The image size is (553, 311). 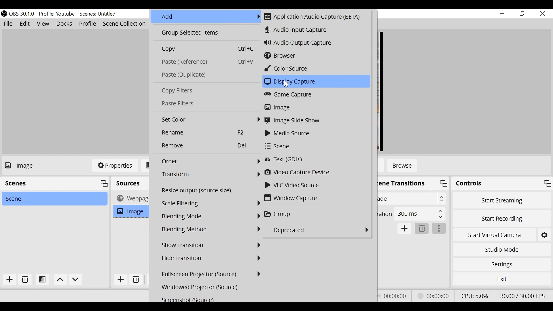 What do you see at coordinates (502, 264) in the screenshot?
I see `Settings` at bounding box center [502, 264].